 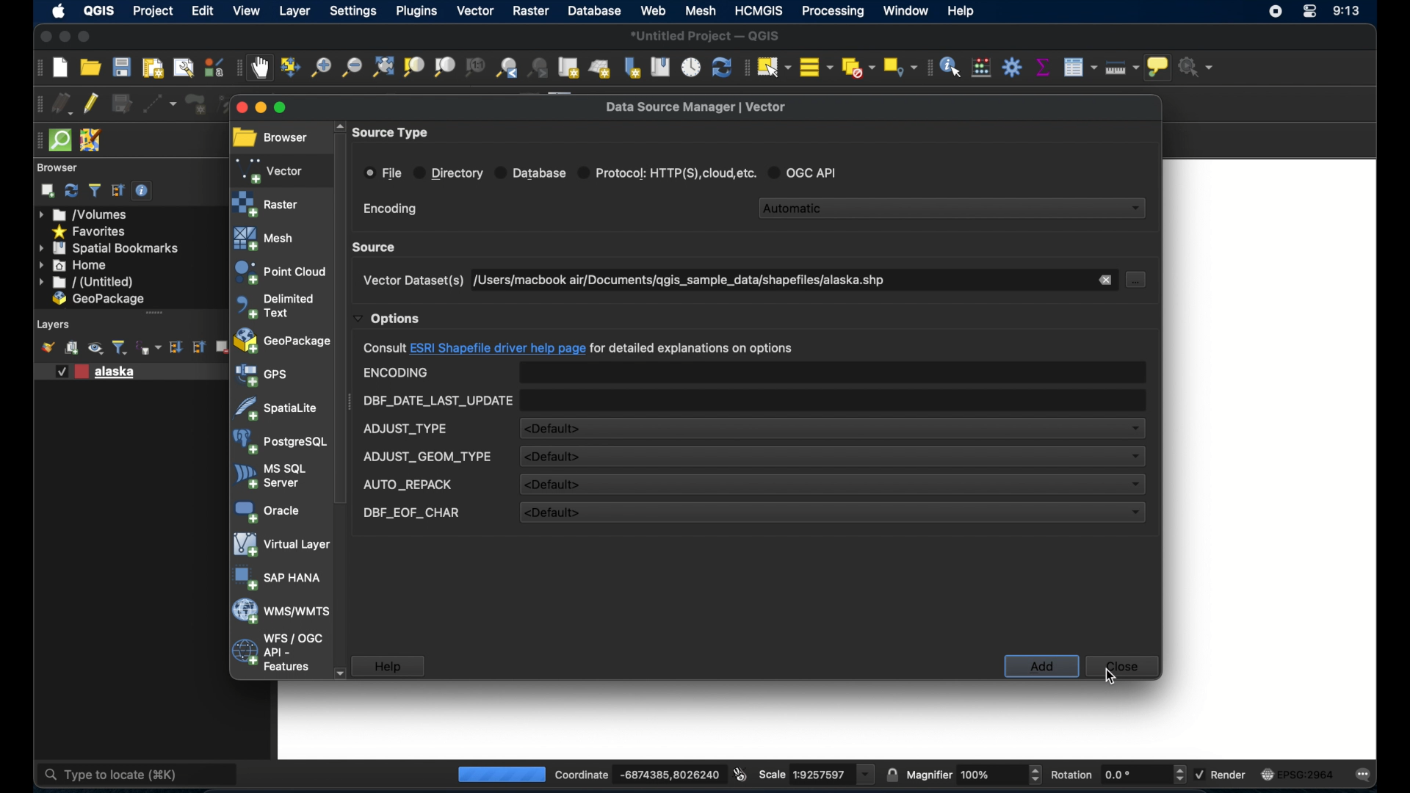 What do you see at coordinates (65, 37) in the screenshot?
I see `minimize` at bounding box center [65, 37].